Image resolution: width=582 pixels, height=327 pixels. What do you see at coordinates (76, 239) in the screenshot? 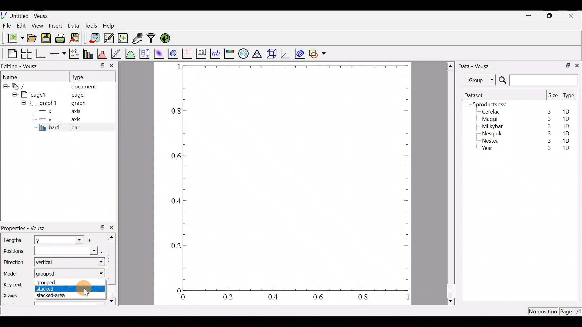
I see `Length dropdown` at bounding box center [76, 239].